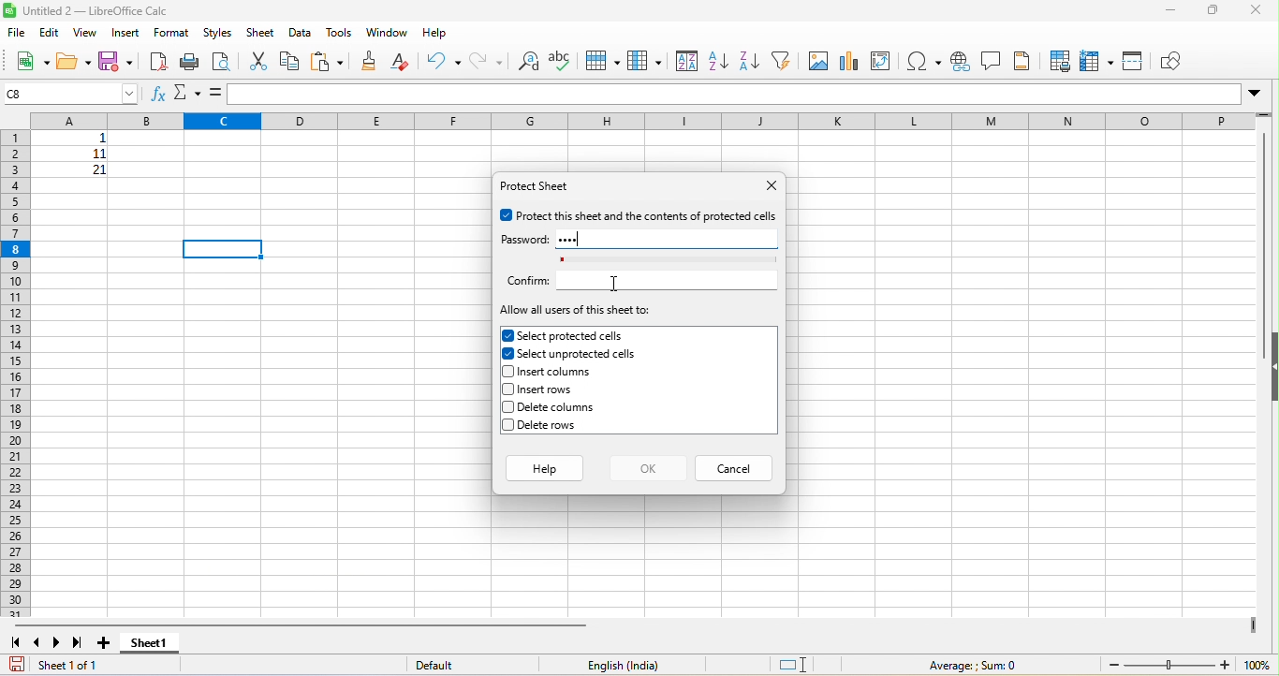 The width and height of the screenshot is (1279, 676). What do you see at coordinates (15, 35) in the screenshot?
I see `file` at bounding box center [15, 35].